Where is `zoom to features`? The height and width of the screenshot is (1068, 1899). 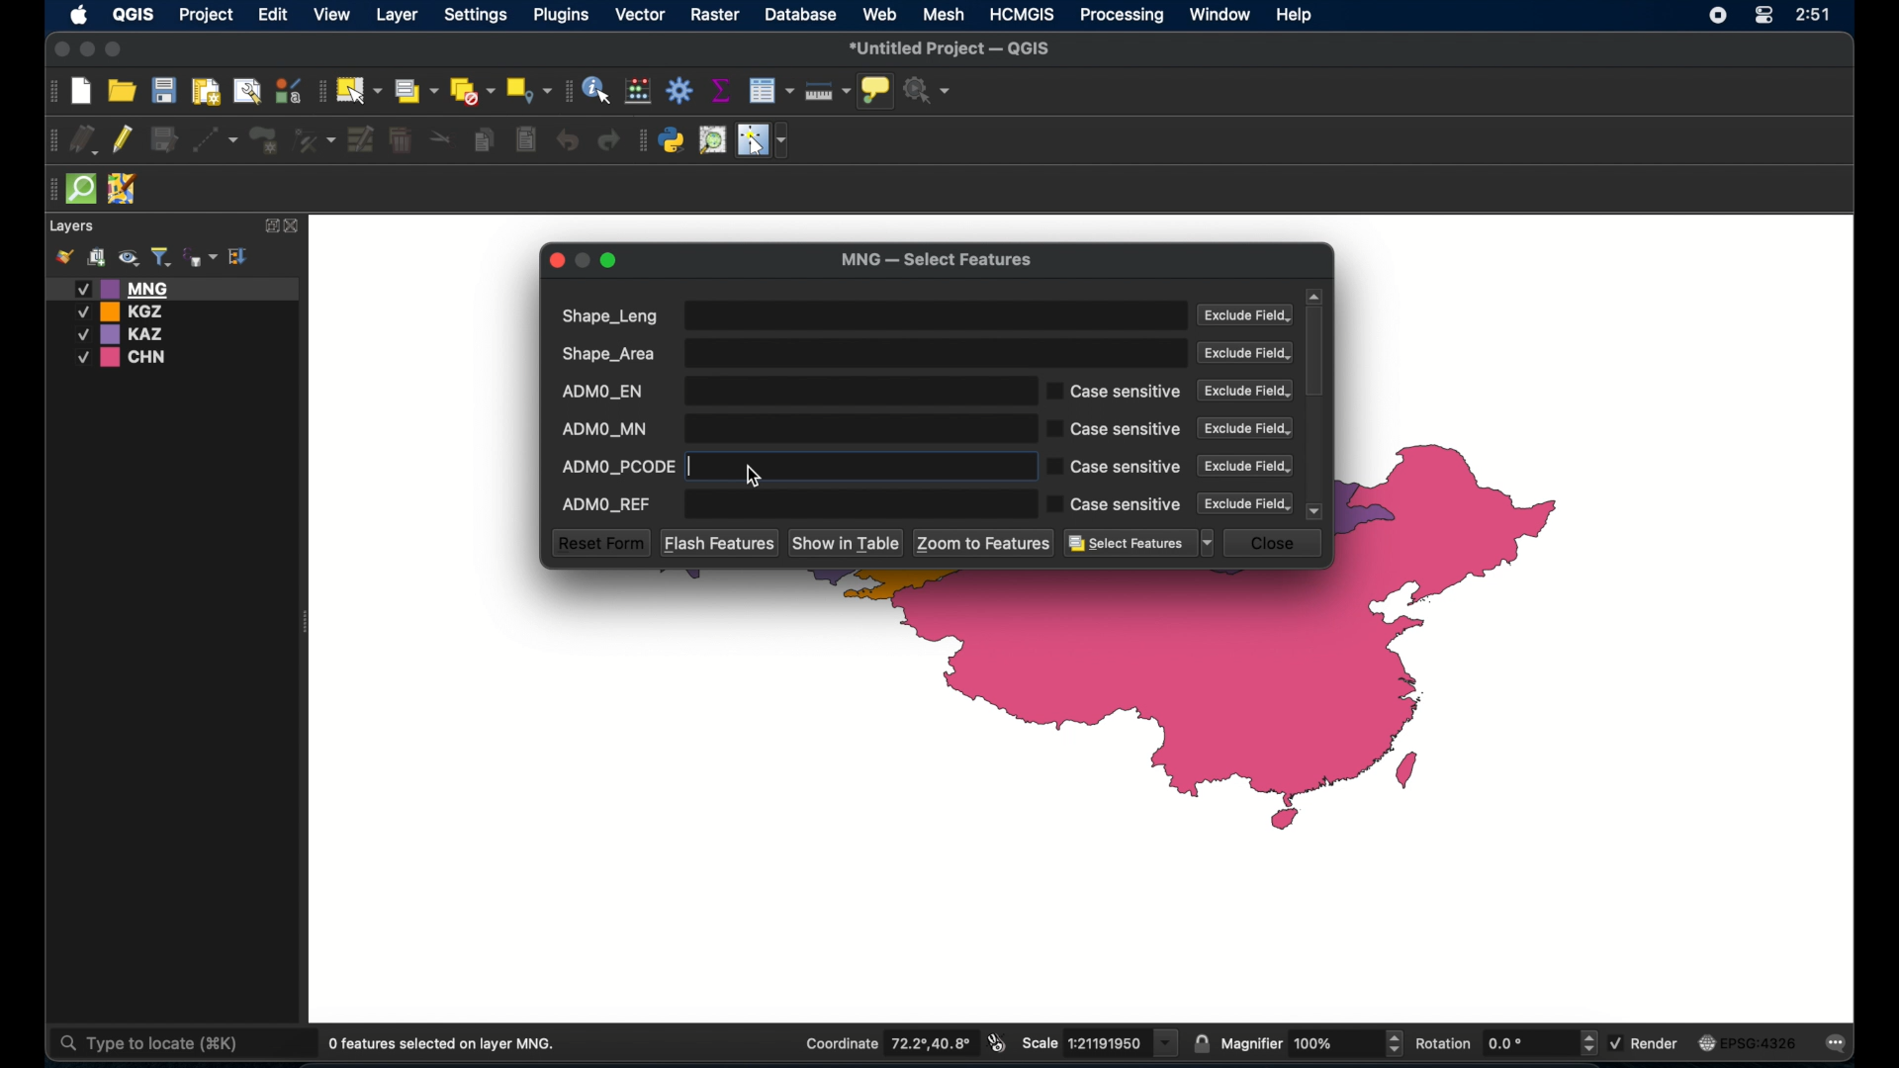
zoom to features is located at coordinates (985, 543).